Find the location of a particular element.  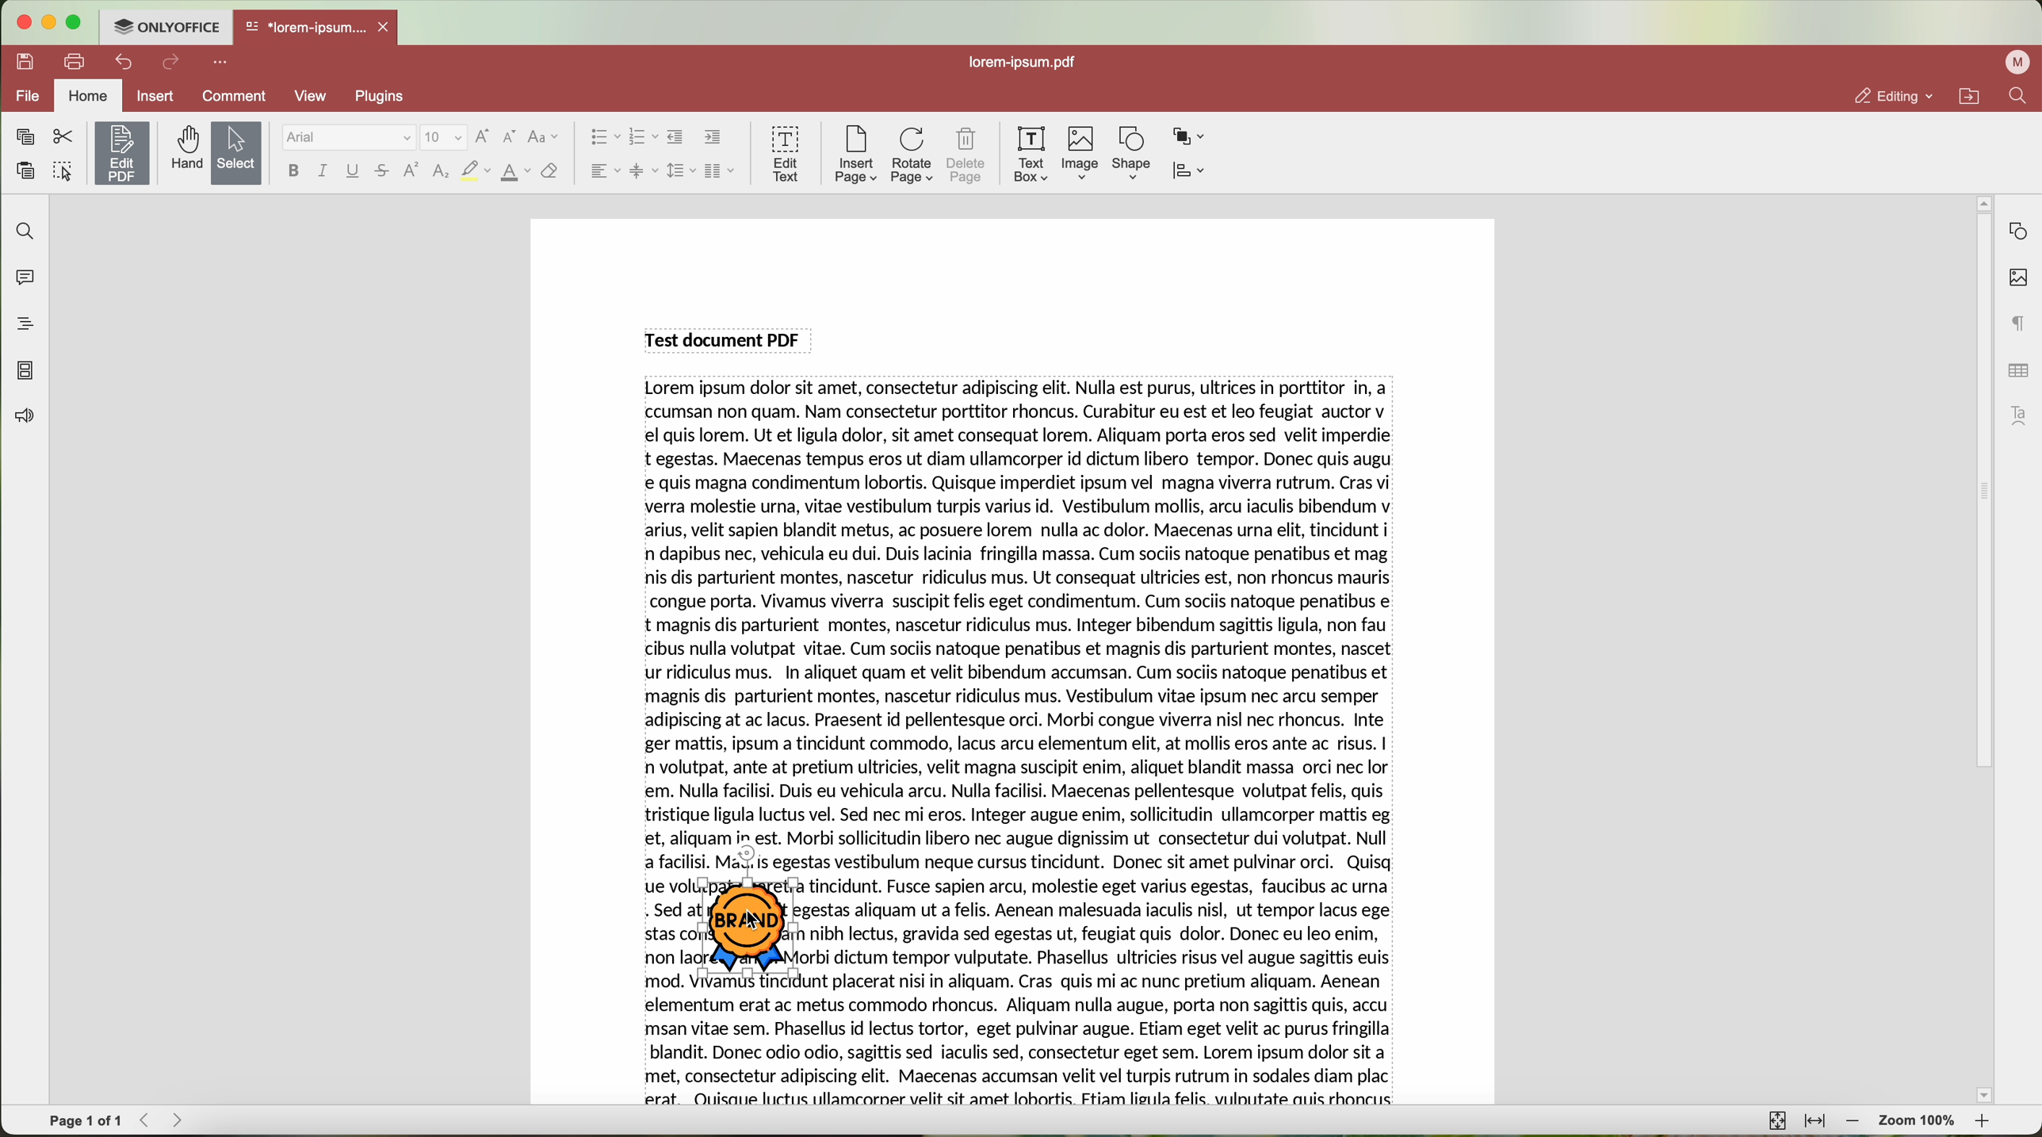

minimize is located at coordinates (48, 22).